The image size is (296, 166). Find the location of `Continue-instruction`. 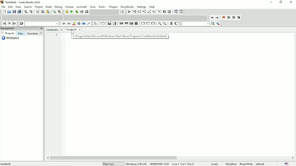

Continue-instruction is located at coordinates (148, 24).